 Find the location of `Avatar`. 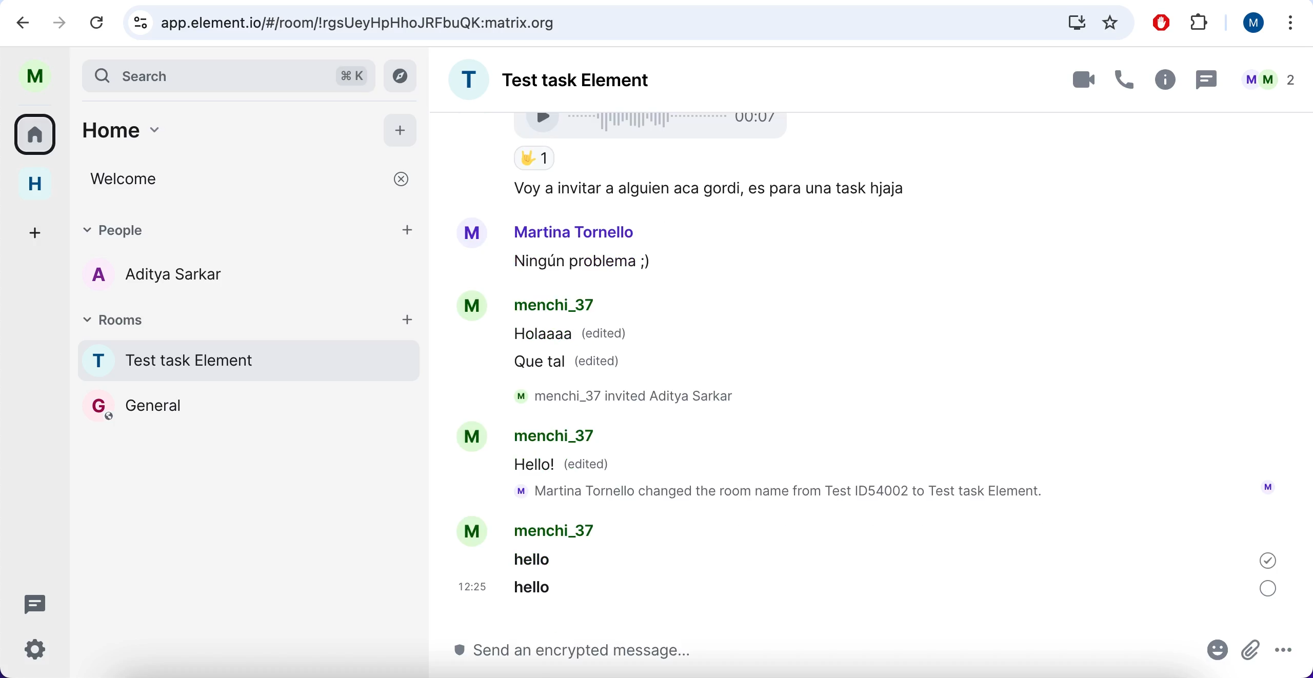

Avatar is located at coordinates (475, 231).